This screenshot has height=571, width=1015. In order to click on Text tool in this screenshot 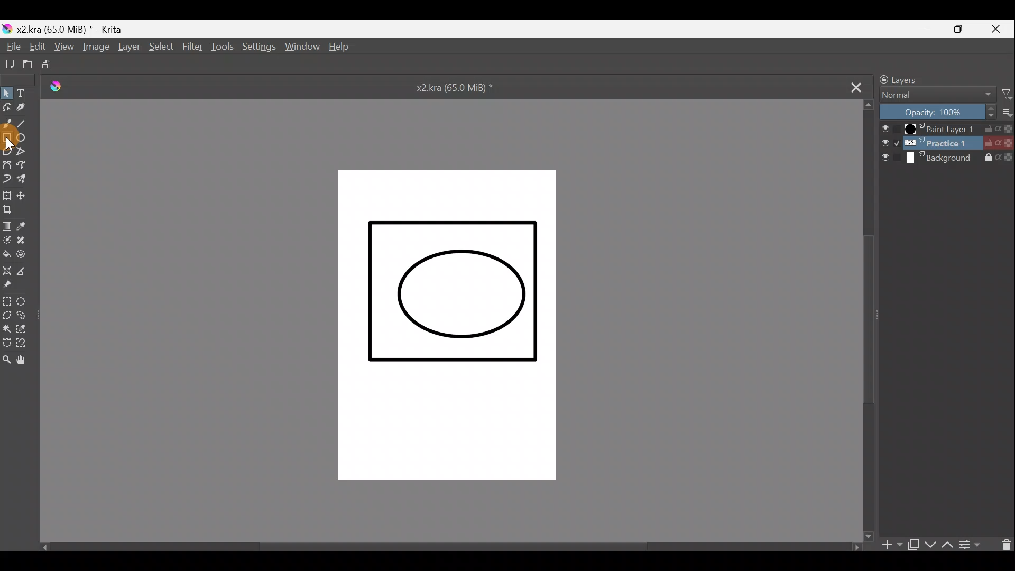, I will do `click(21, 92)`.